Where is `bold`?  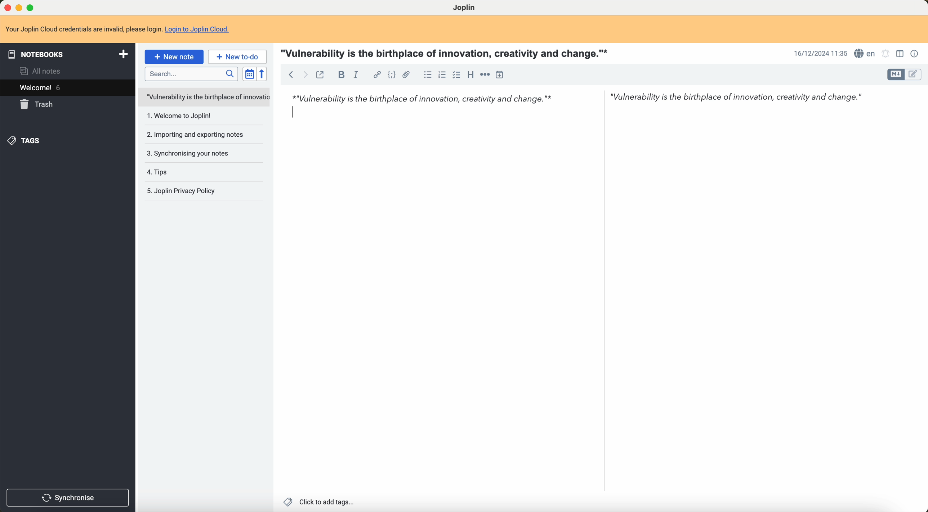
bold is located at coordinates (340, 74).